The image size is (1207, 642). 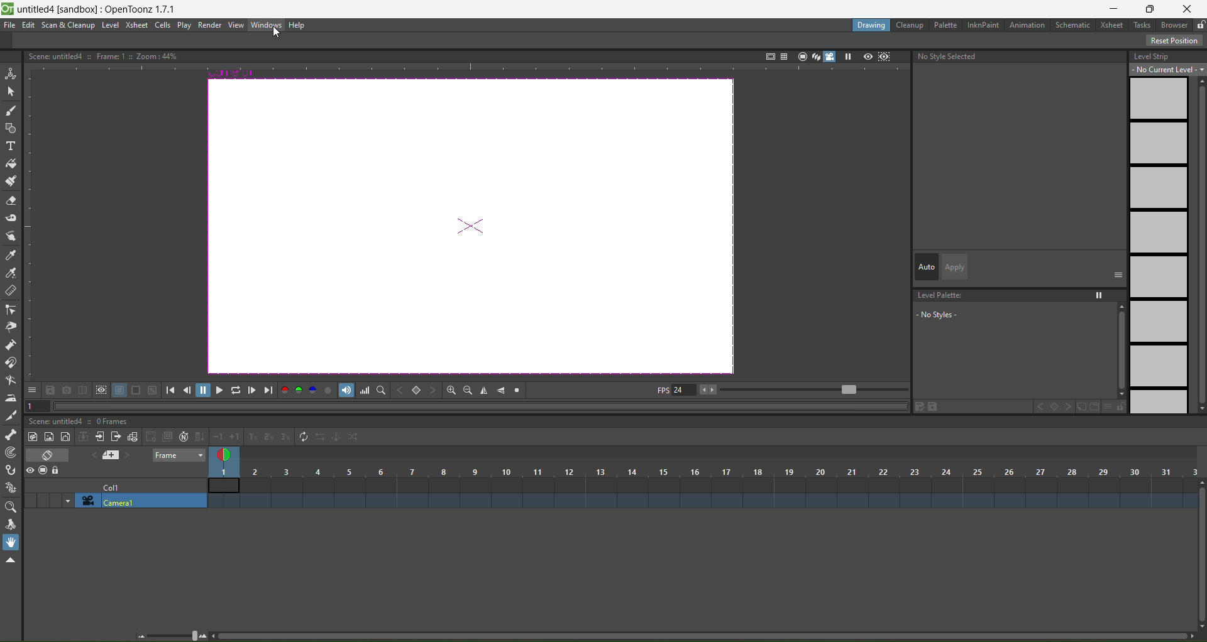 What do you see at coordinates (947, 24) in the screenshot?
I see `palette` at bounding box center [947, 24].